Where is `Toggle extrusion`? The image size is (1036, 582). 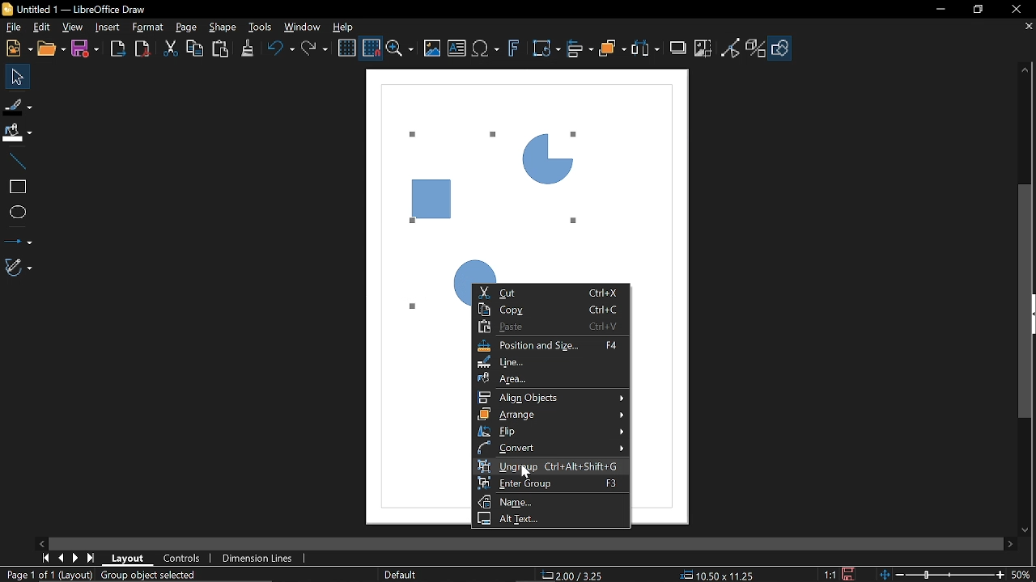 Toggle extrusion is located at coordinates (755, 50).